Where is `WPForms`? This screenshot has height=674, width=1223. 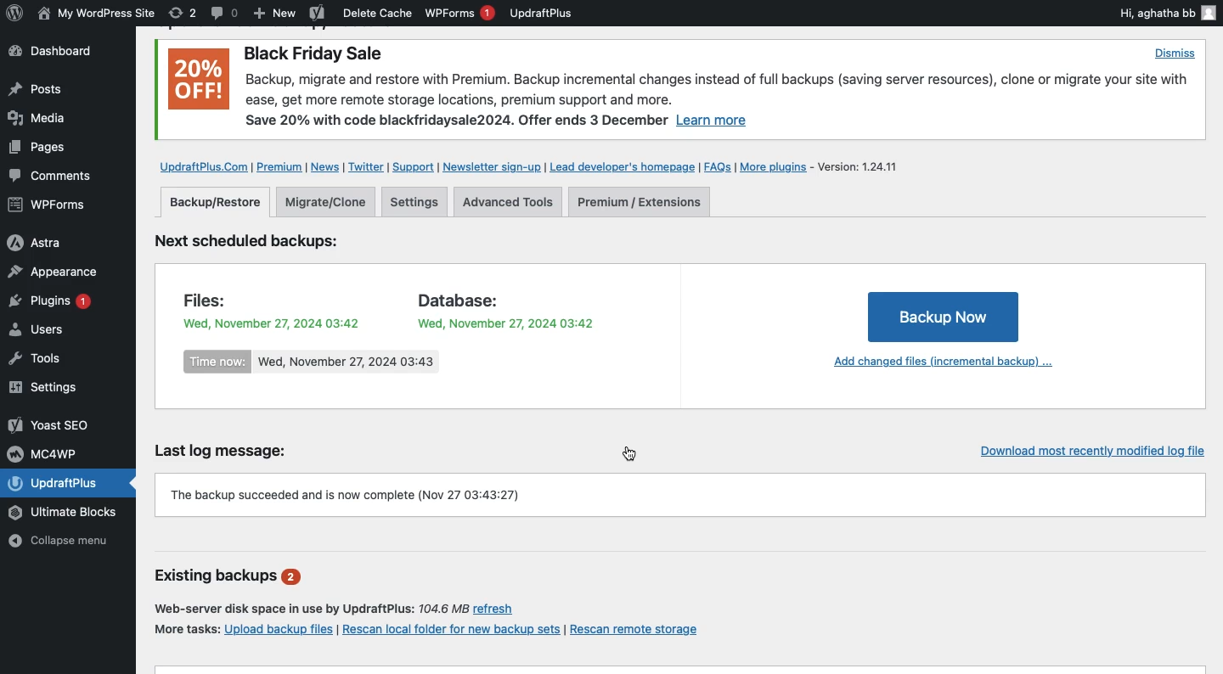 WPForms is located at coordinates (49, 206).